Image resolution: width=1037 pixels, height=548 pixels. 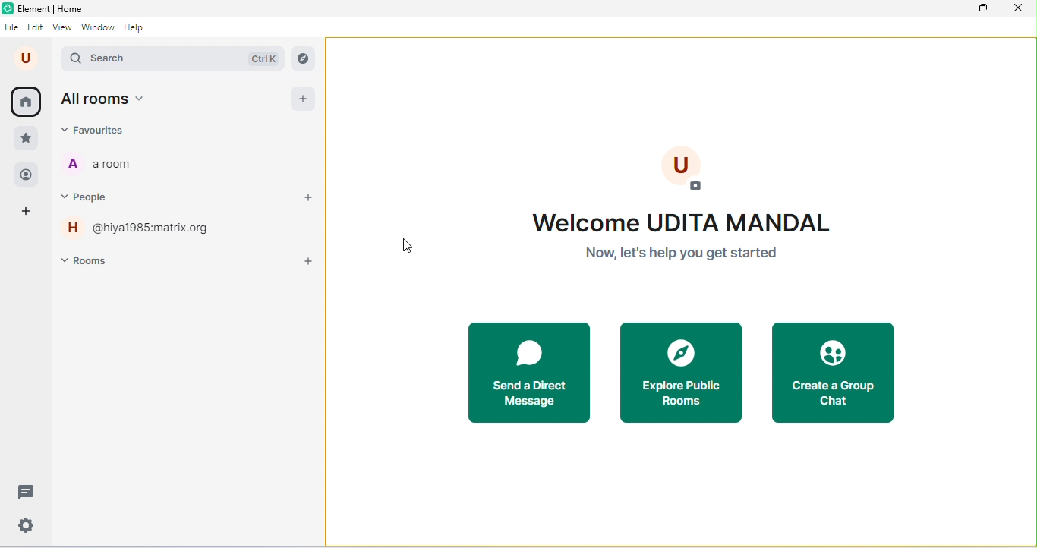 What do you see at coordinates (303, 58) in the screenshot?
I see `explore rooms` at bounding box center [303, 58].